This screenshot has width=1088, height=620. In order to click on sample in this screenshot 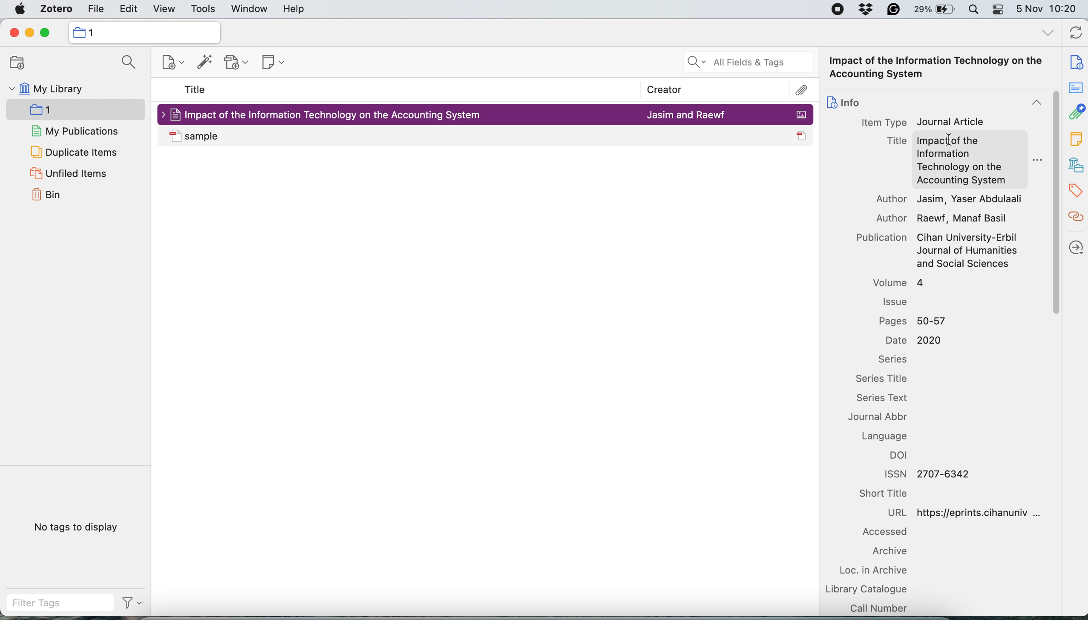, I will do `click(335, 135)`.